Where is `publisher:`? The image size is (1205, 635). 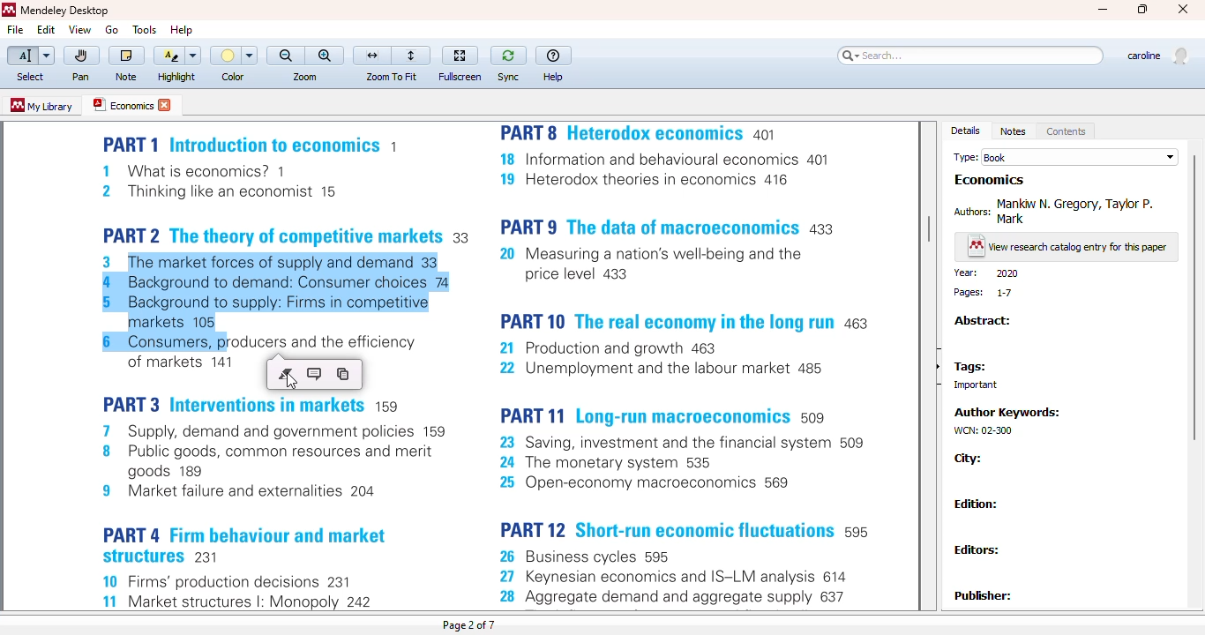
publisher: is located at coordinates (984, 595).